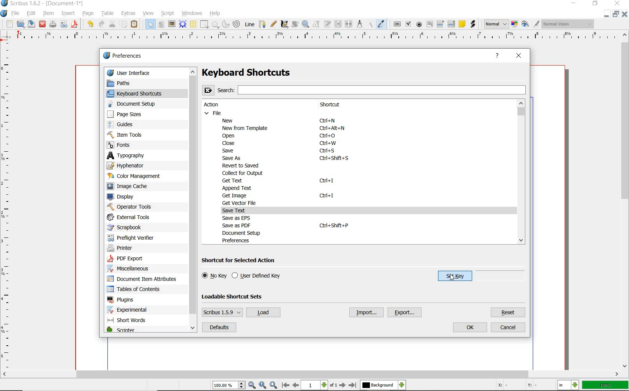 This screenshot has width=629, height=391. What do you see at coordinates (246, 128) in the screenshot?
I see `new from template` at bounding box center [246, 128].